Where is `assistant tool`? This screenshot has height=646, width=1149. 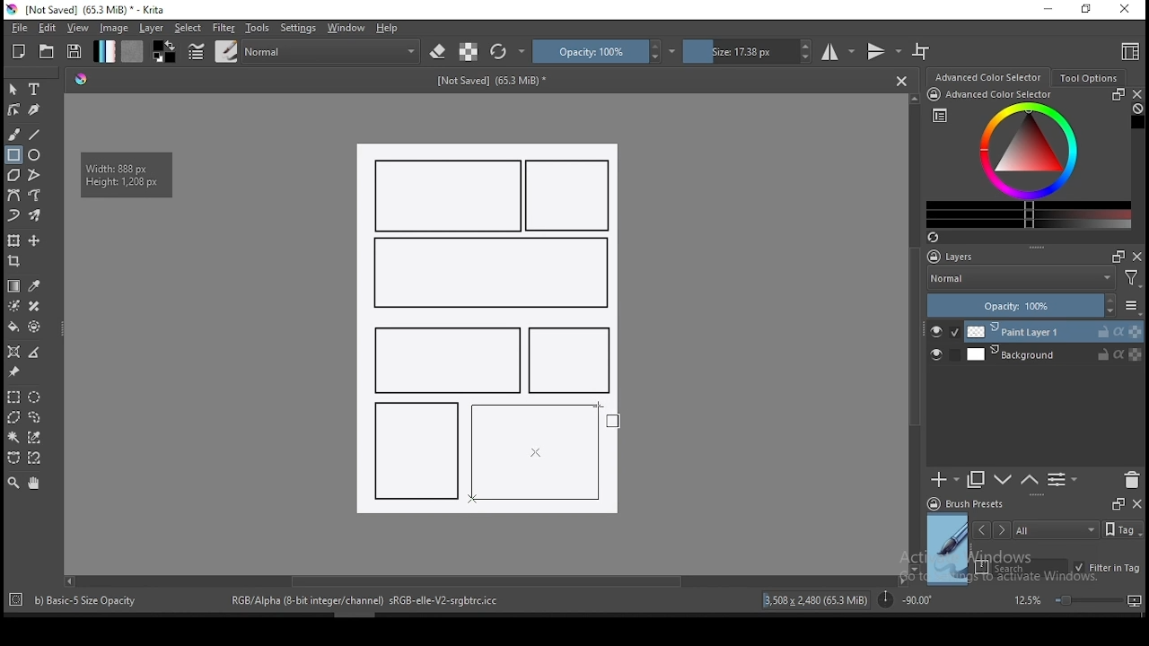 assistant tool is located at coordinates (13, 352).